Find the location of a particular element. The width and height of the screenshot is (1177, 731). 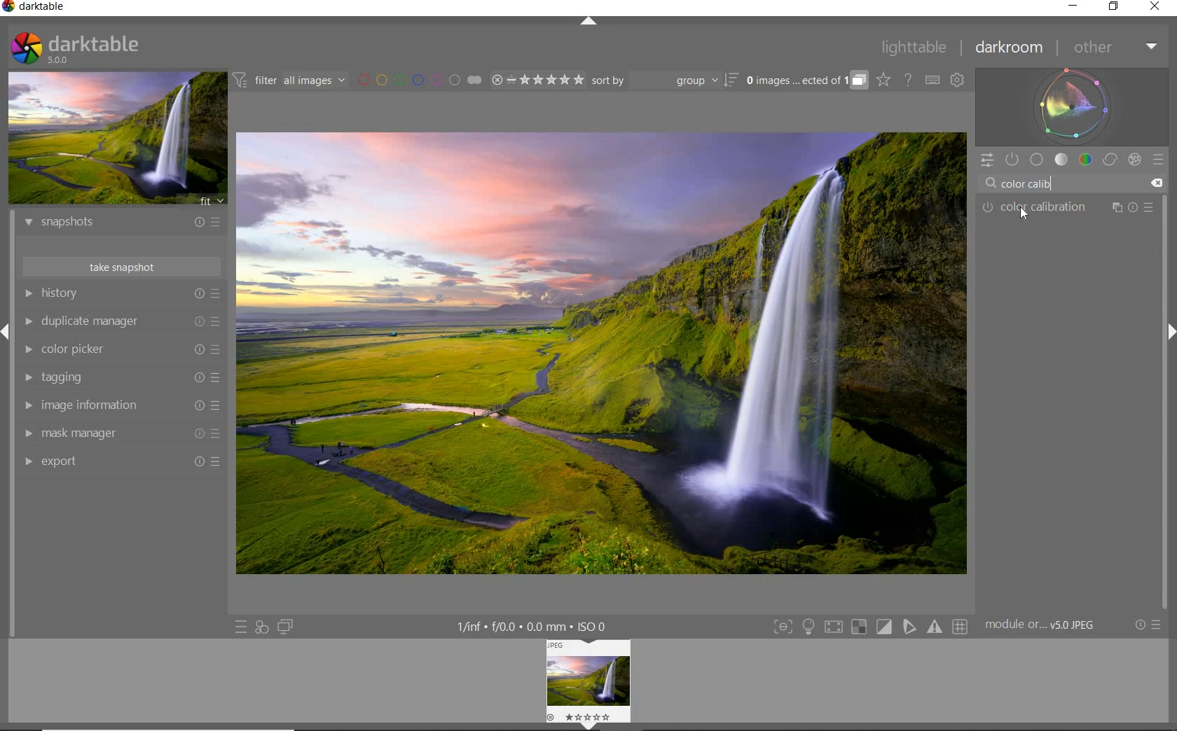

history is located at coordinates (121, 293).